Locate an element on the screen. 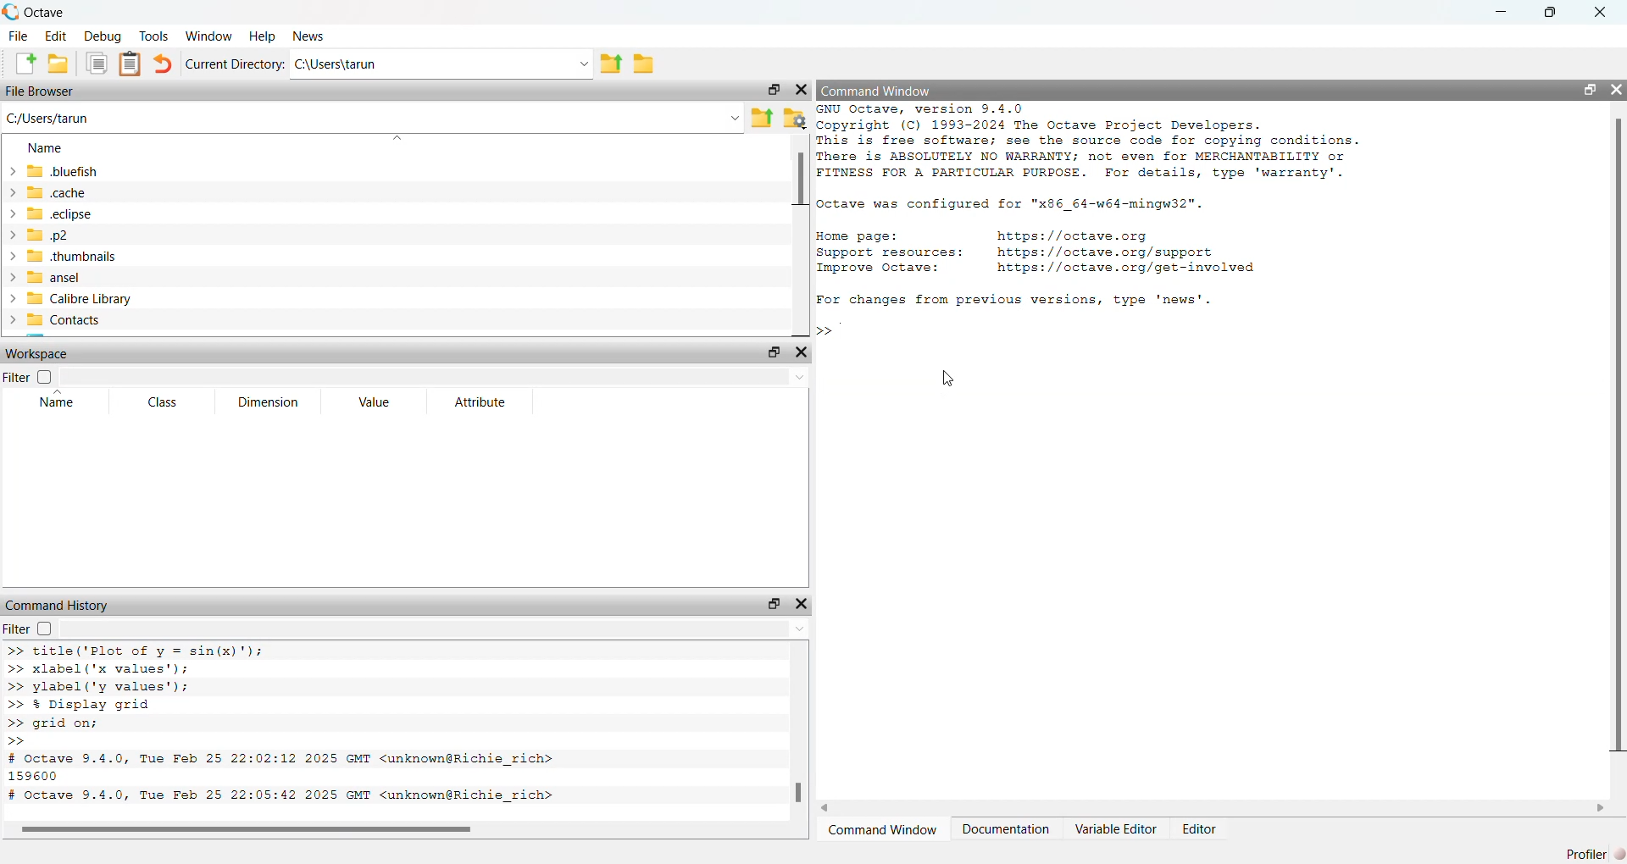  >> ylabel ('y values'); is located at coordinates (114, 688).